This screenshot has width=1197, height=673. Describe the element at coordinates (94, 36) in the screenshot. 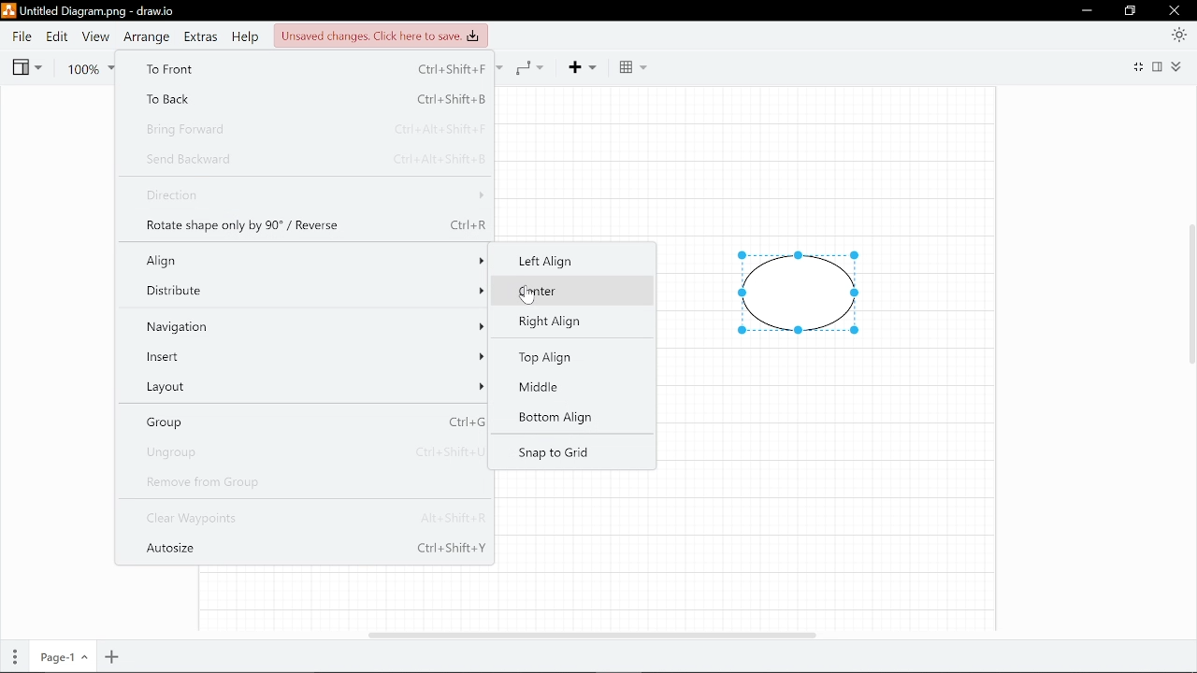

I see `View` at that location.